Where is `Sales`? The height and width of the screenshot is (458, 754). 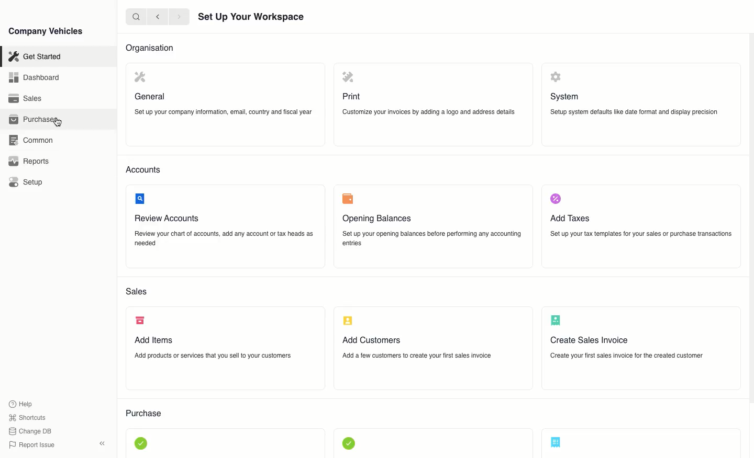 Sales is located at coordinates (26, 99).